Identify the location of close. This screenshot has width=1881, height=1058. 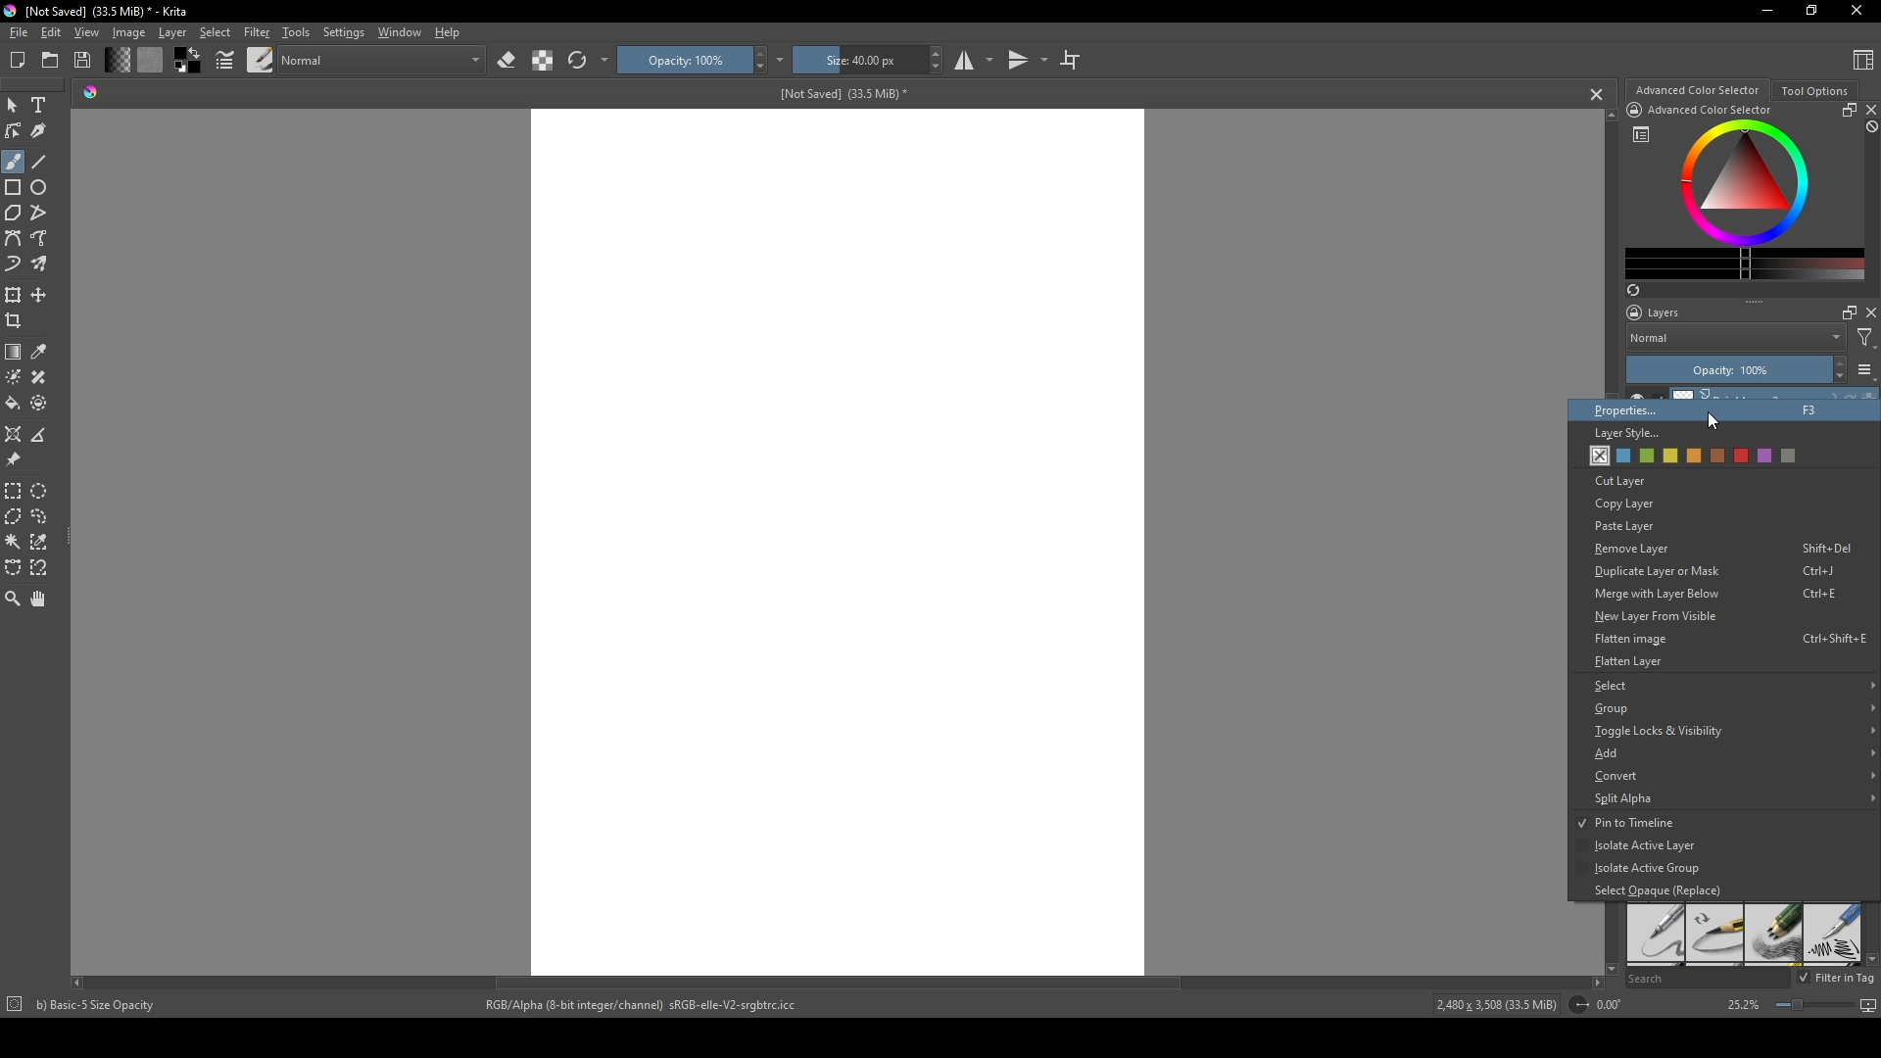
(1869, 313).